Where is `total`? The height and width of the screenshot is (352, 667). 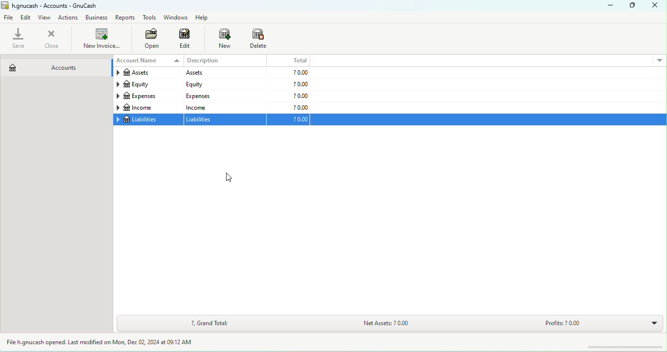
total is located at coordinates (289, 60).